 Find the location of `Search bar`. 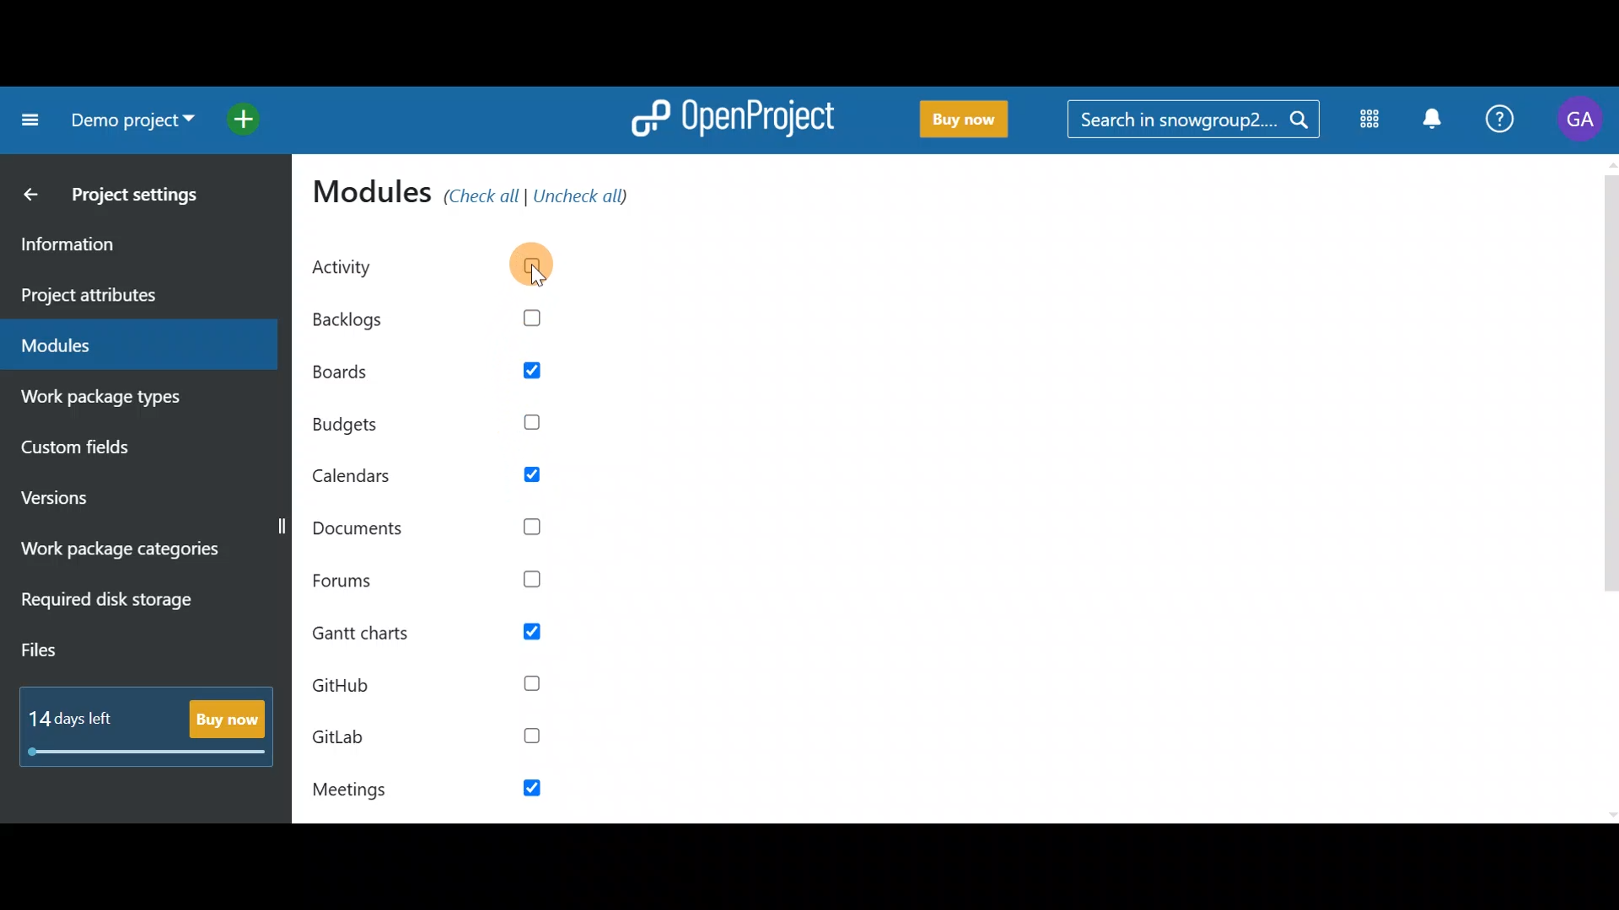

Search bar is located at coordinates (1192, 124).